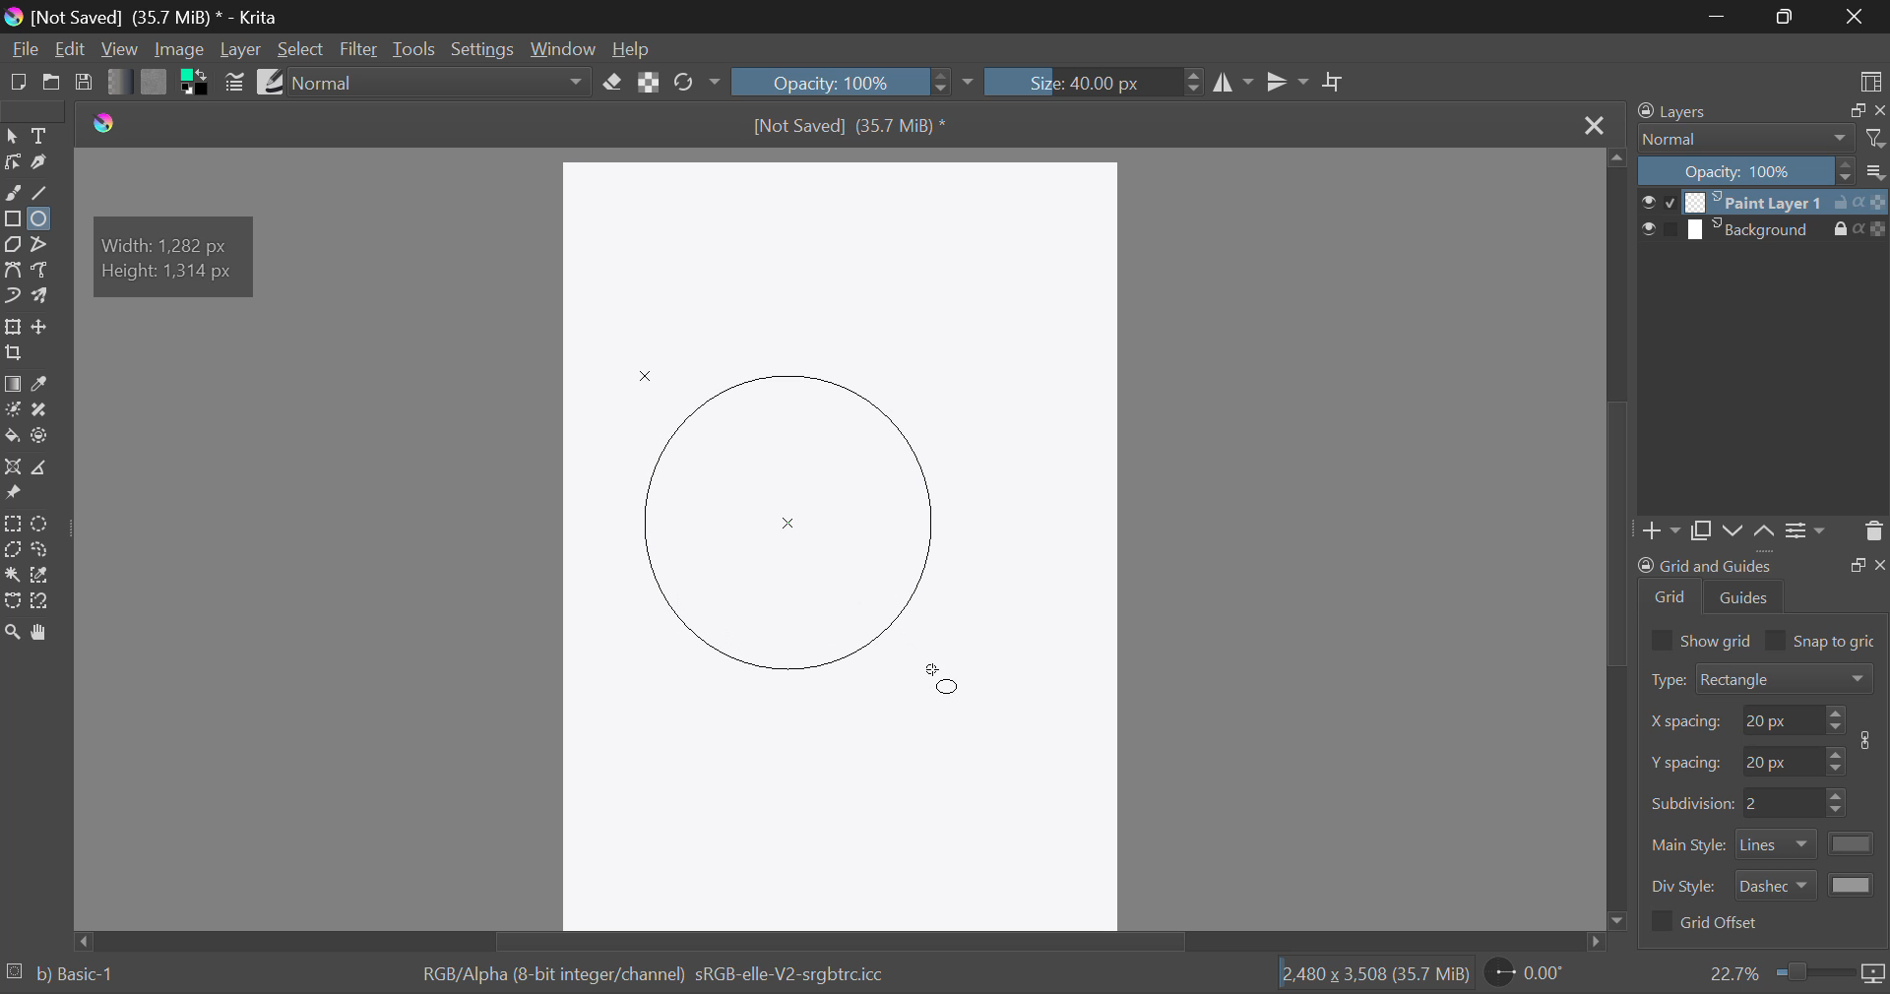  What do you see at coordinates (120, 51) in the screenshot?
I see `View` at bounding box center [120, 51].